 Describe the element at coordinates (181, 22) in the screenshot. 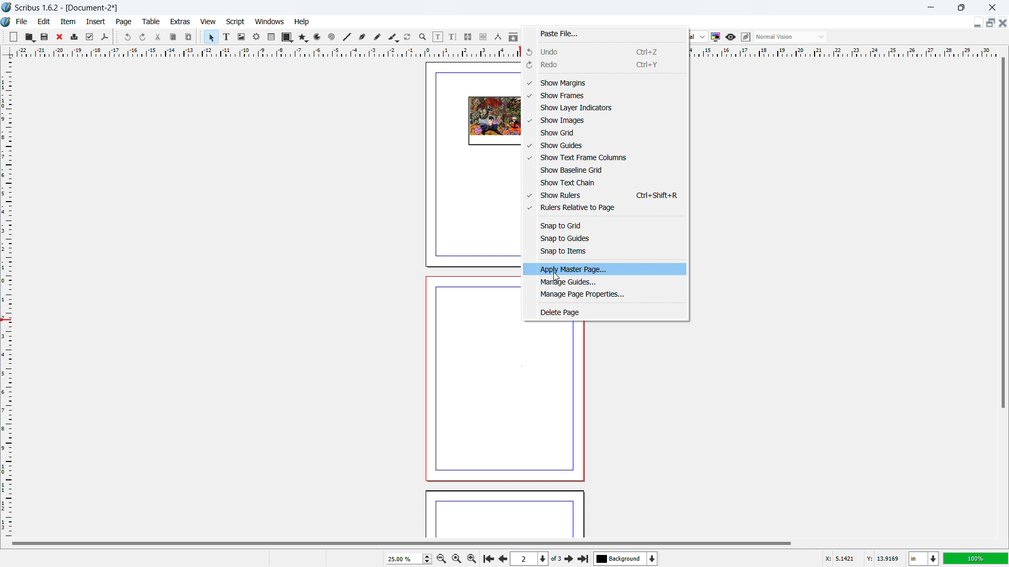

I see `extras` at that location.